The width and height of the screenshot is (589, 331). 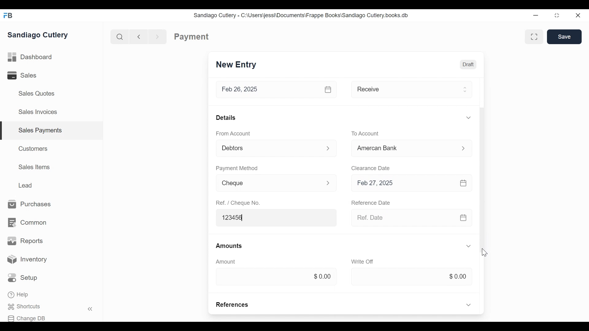 I want to click on Reports, so click(x=25, y=241).